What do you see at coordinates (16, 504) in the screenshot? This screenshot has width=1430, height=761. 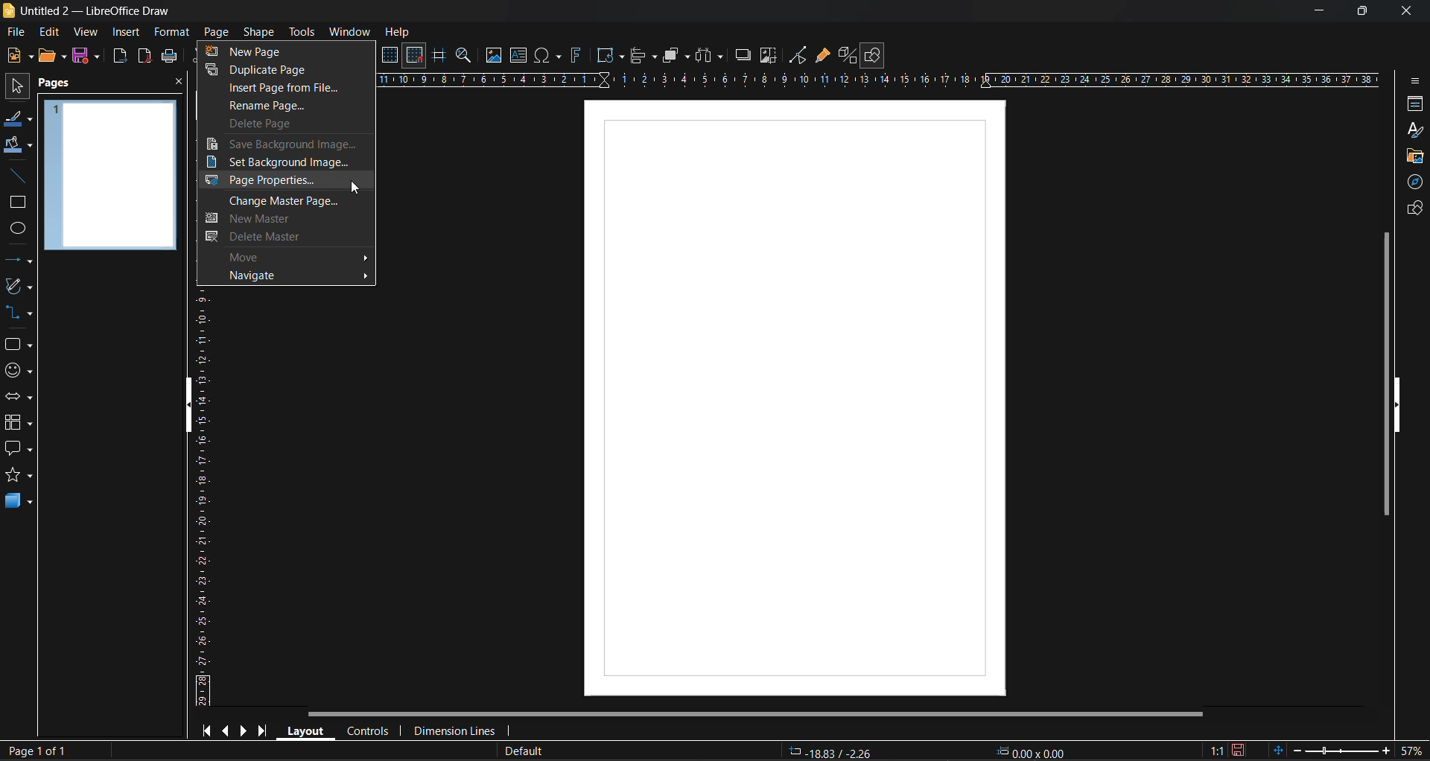 I see `3d objects` at bounding box center [16, 504].